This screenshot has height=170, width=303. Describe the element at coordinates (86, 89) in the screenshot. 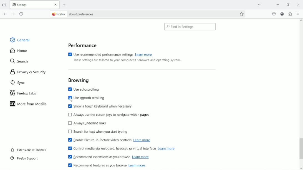

I see `Use autoscrolling` at that location.